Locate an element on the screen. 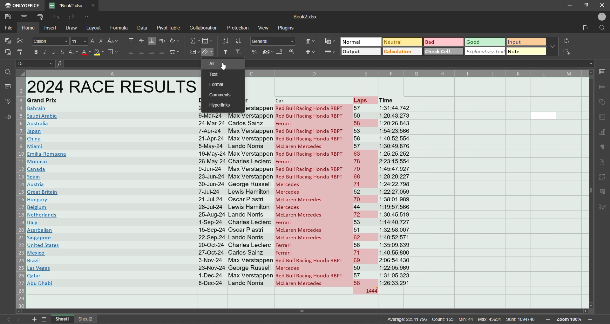 This screenshot has width=610, height=324. select all is located at coordinates (567, 52).